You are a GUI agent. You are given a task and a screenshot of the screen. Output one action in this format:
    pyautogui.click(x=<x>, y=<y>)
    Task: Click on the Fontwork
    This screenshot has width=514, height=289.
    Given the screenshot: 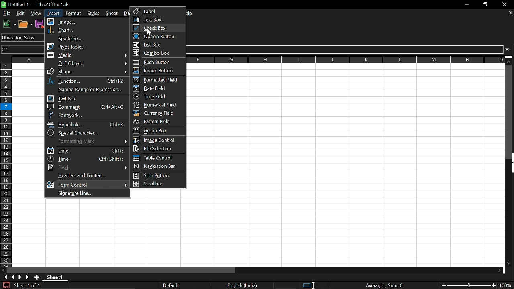 What is the action you would take?
    pyautogui.click(x=87, y=115)
    